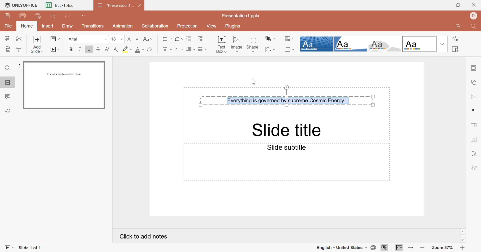 The image size is (481, 252). Describe the element at coordinates (443, 5) in the screenshot. I see `Minimize` at that location.